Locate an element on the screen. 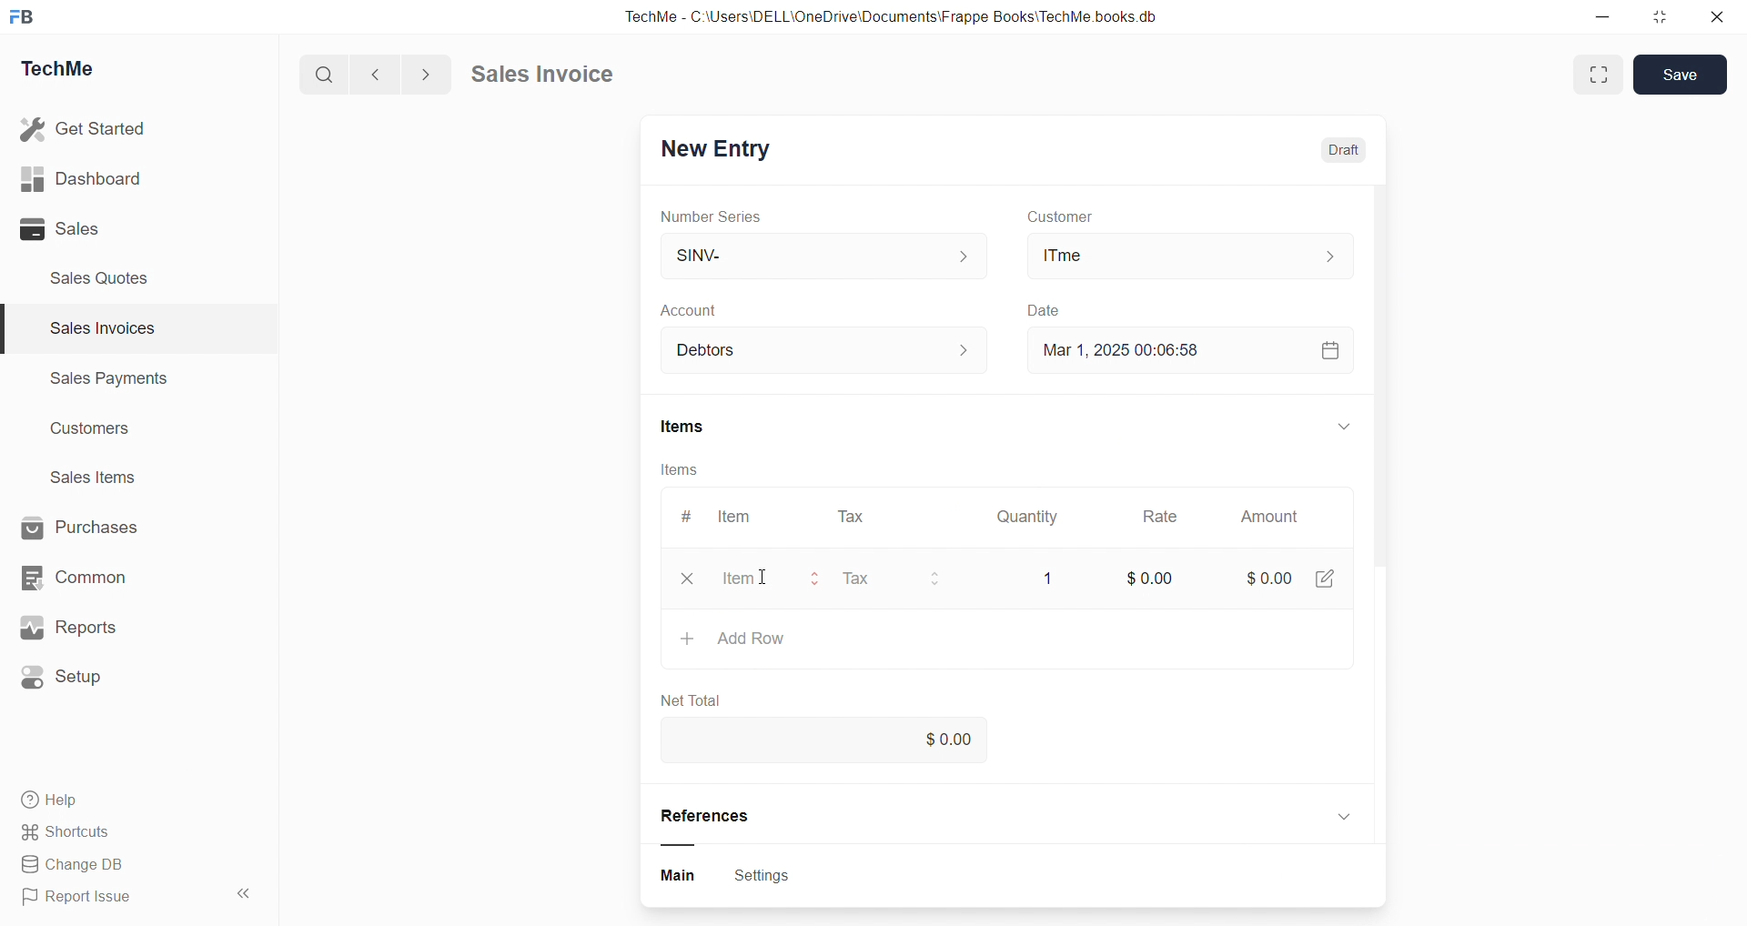 The height and width of the screenshot is (926, 1747).  Help is located at coordinates (59, 802).